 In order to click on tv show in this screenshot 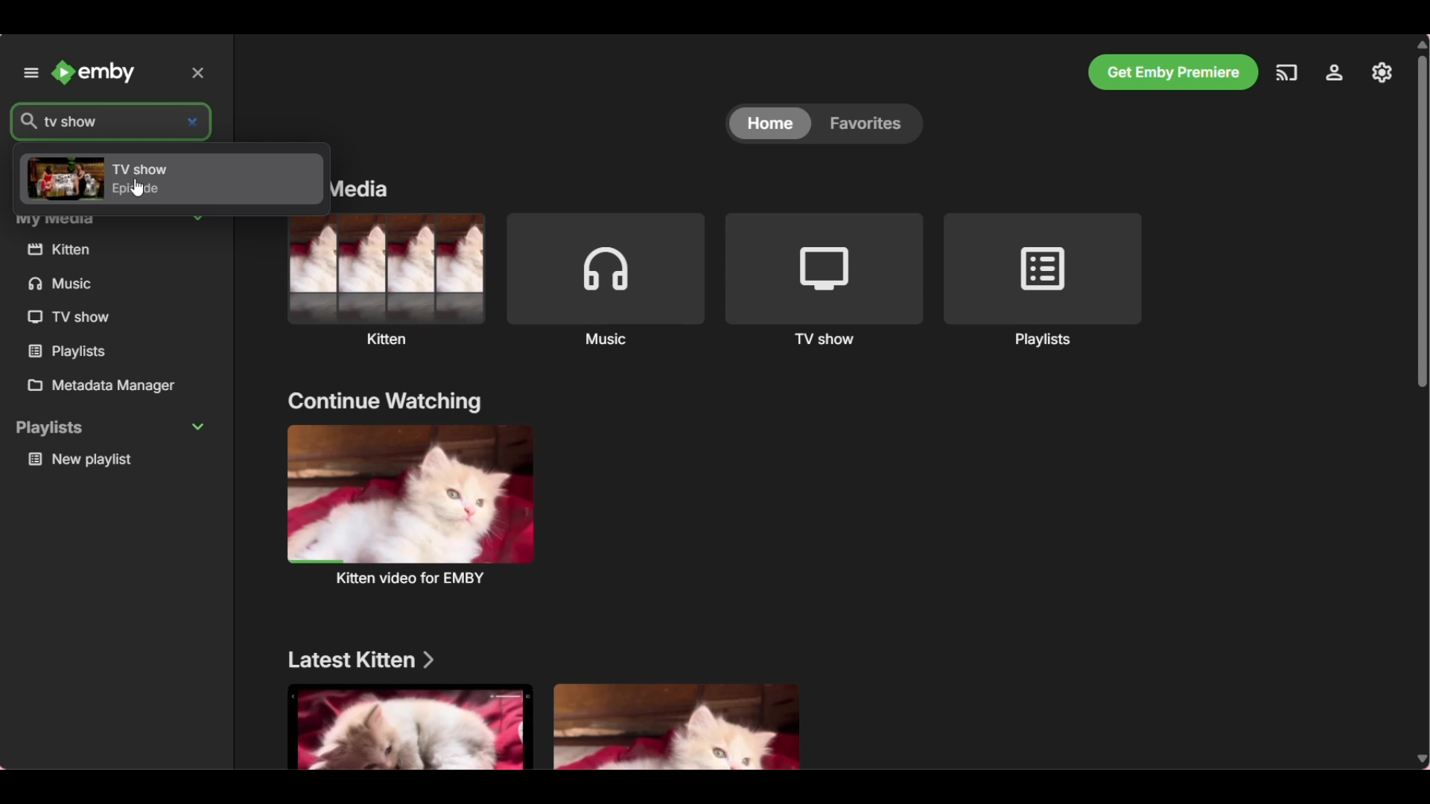, I will do `click(63, 123)`.